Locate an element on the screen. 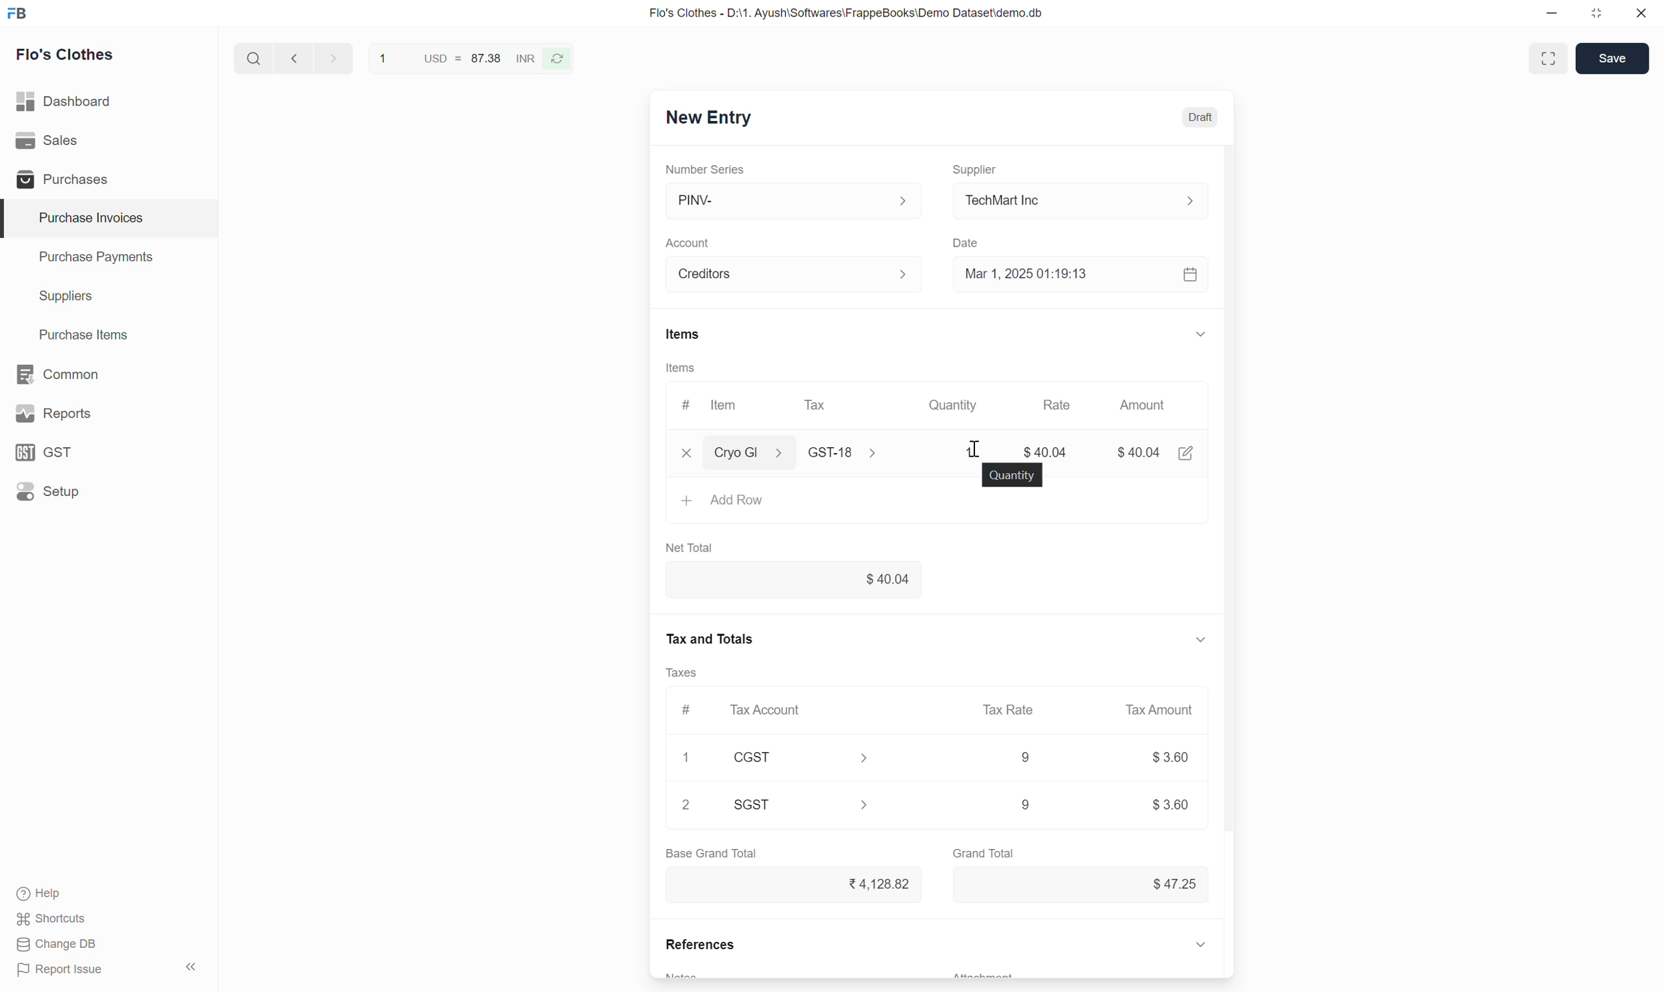 The width and height of the screenshot is (1664, 992). cursor is located at coordinates (982, 441).